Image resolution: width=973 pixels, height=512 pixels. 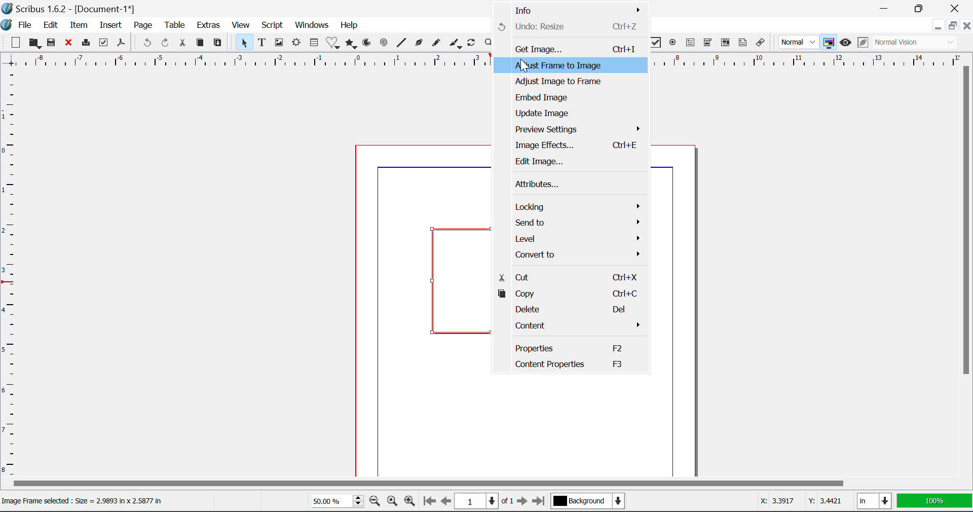 What do you see at coordinates (358, 501) in the screenshot?
I see `Zoom Settings Bar` at bounding box center [358, 501].